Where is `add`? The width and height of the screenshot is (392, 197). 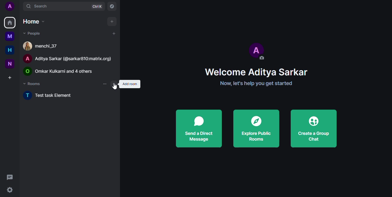
add is located at coordinates (114, 84).